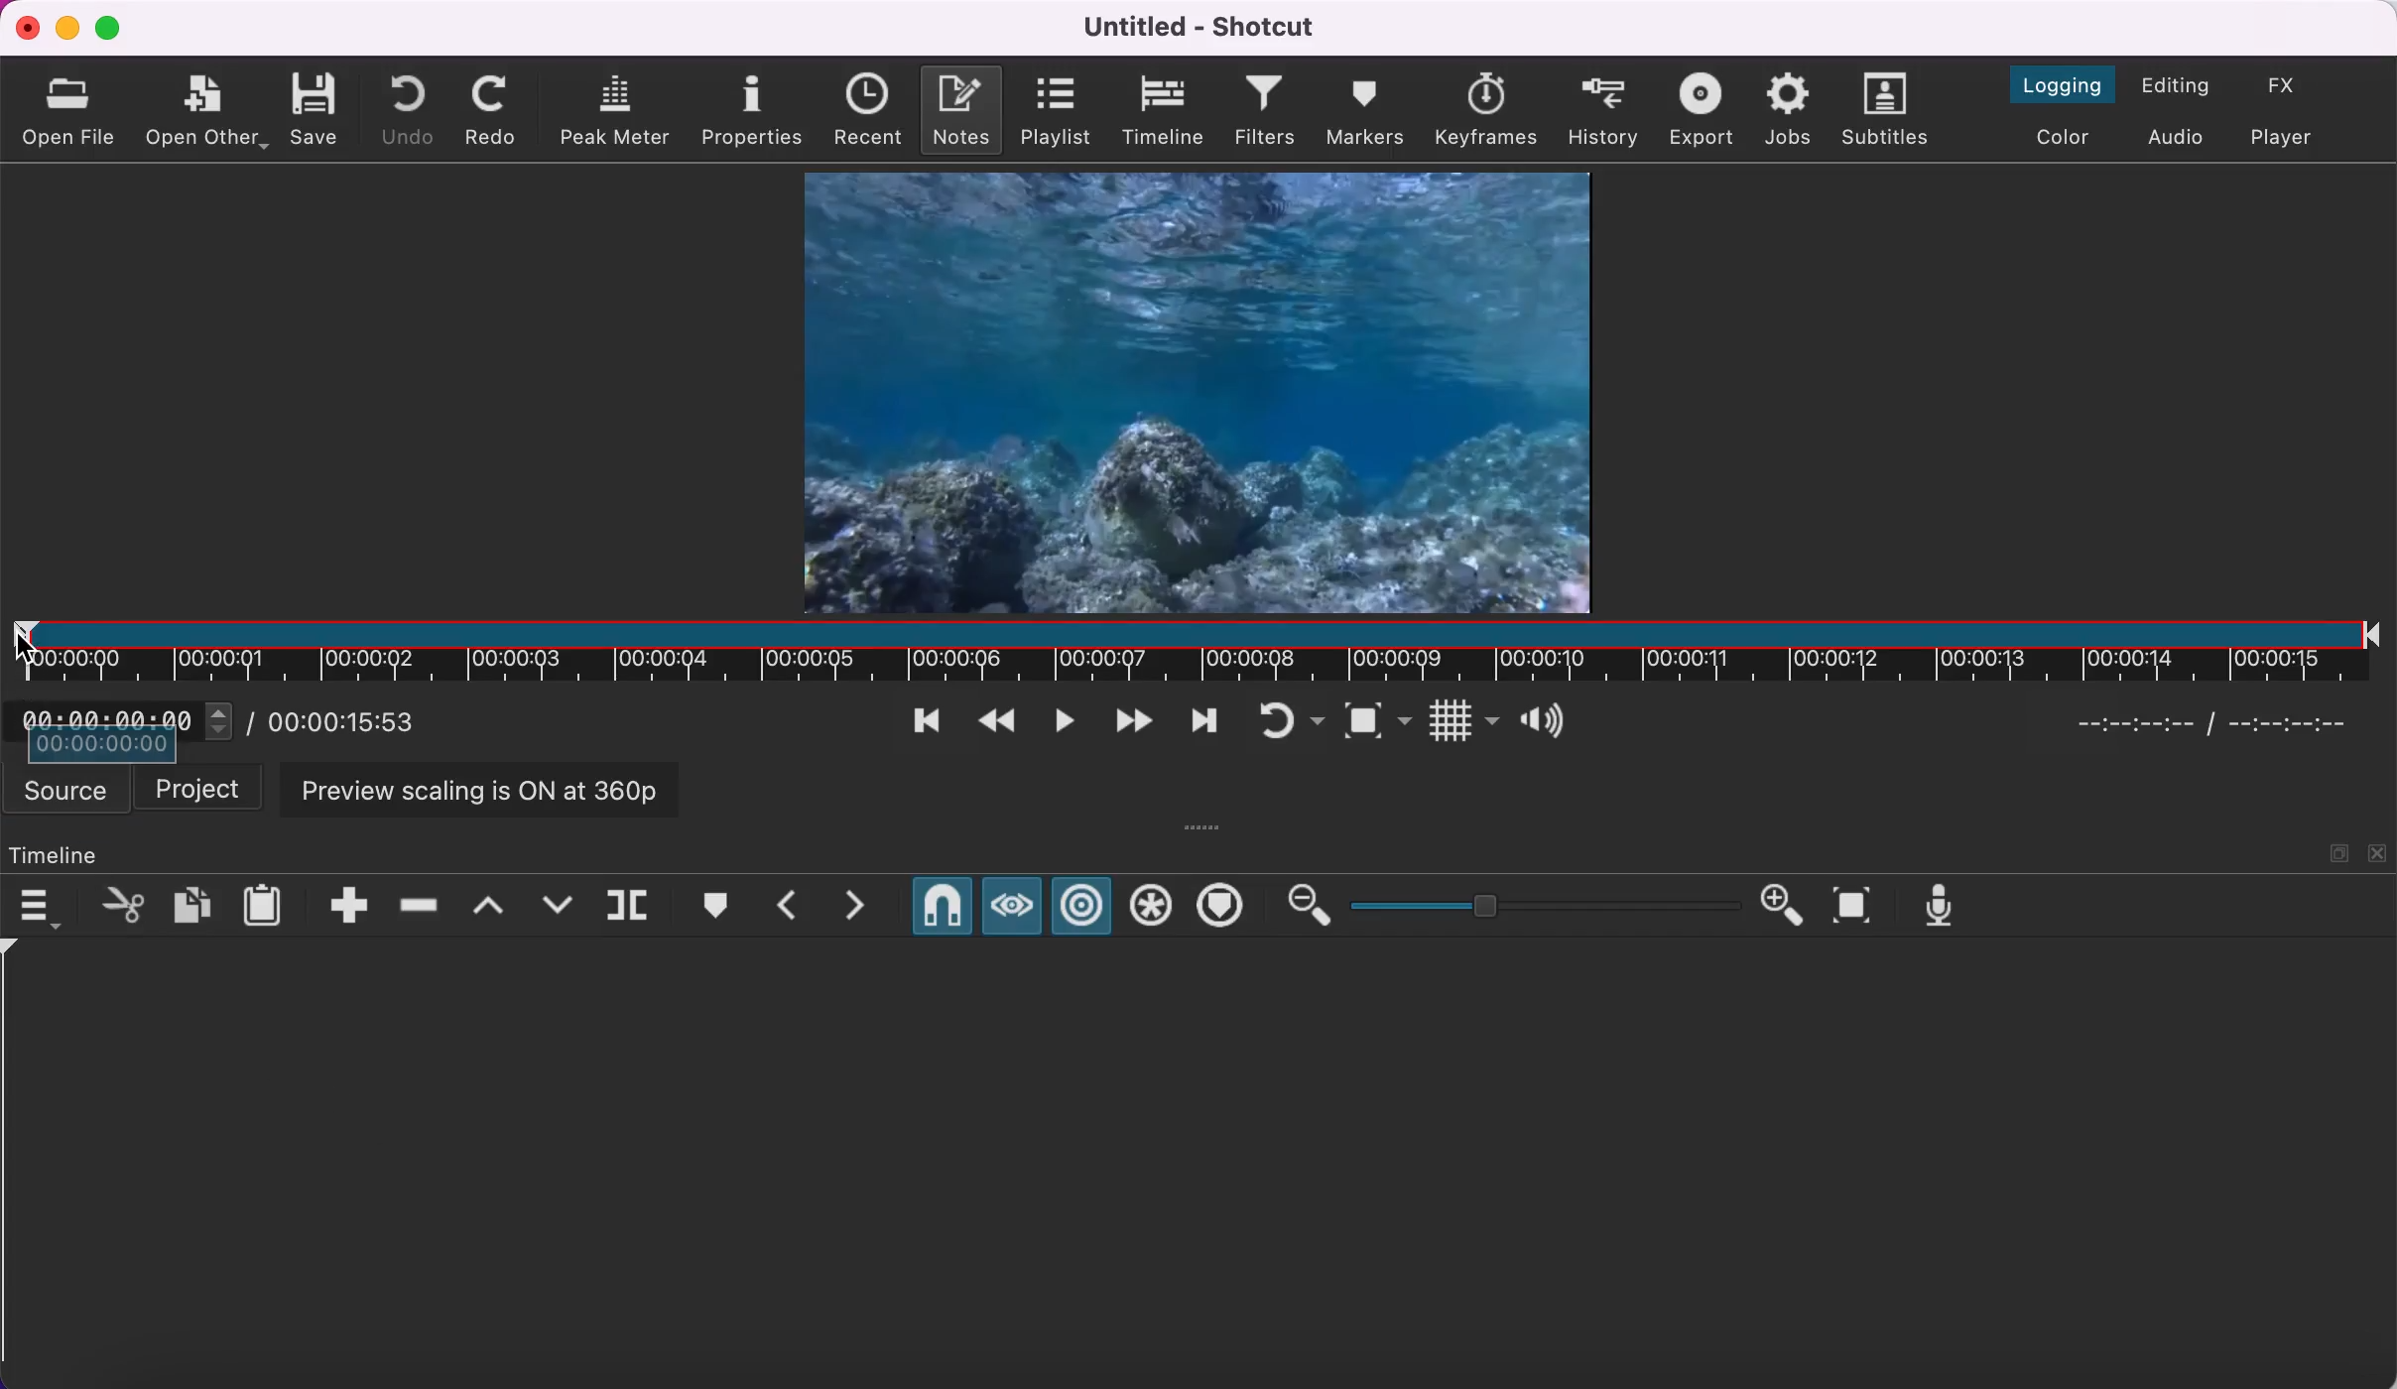 The image size is (2397, 1389). What do you see at coordinates (2292, 141) in the screenshot?
I see `switch to player only layout` at bounding box center [2292, 141].